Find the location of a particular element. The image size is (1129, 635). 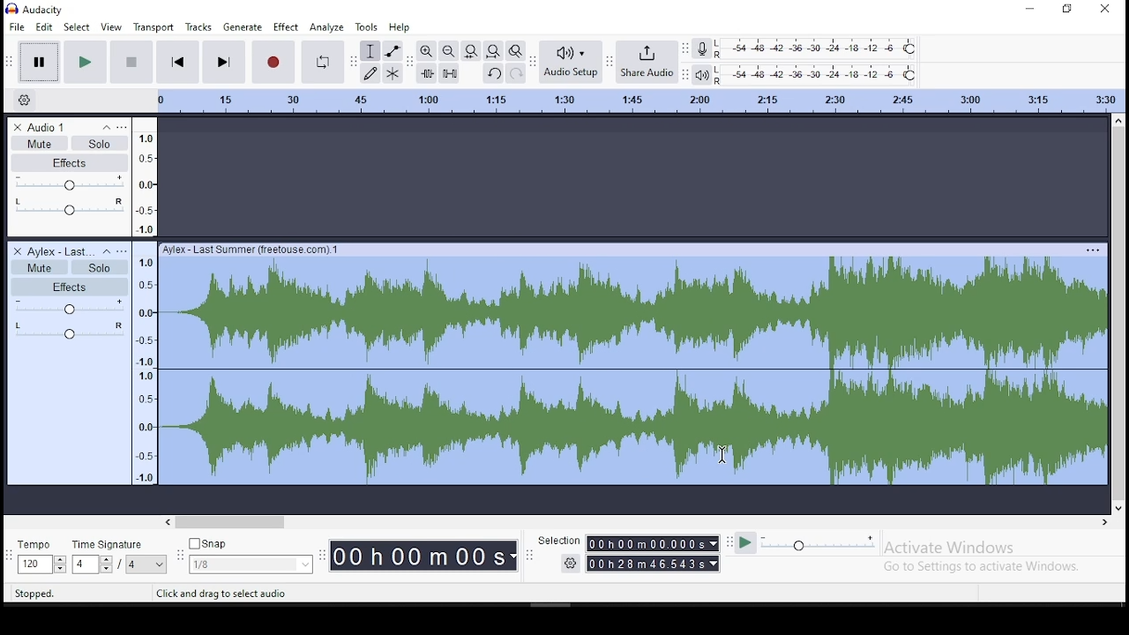

share audio is located at coordinates (644, 61).